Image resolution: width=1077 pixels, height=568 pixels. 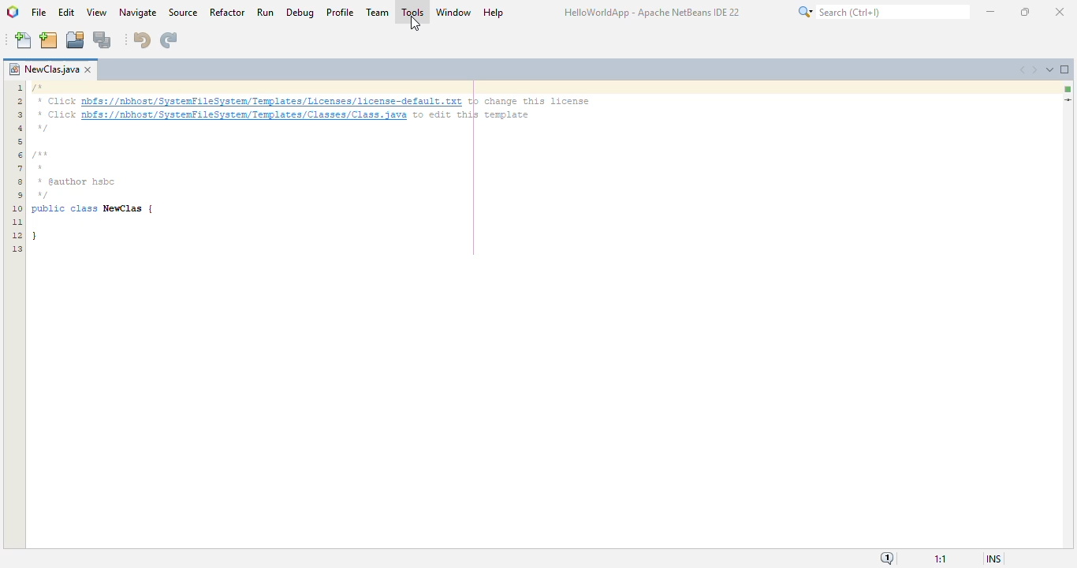 I want to click on profile, so click(x=341, y=12).